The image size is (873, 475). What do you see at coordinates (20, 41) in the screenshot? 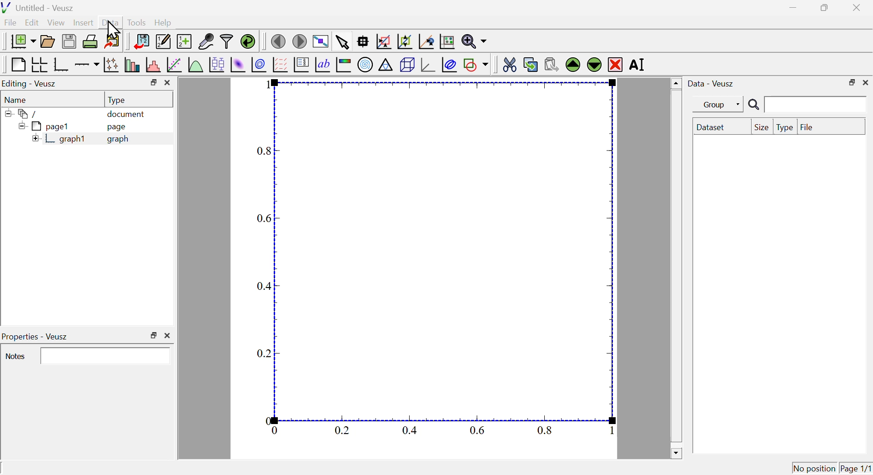
I see `new document` at bounding box center [20, 41].